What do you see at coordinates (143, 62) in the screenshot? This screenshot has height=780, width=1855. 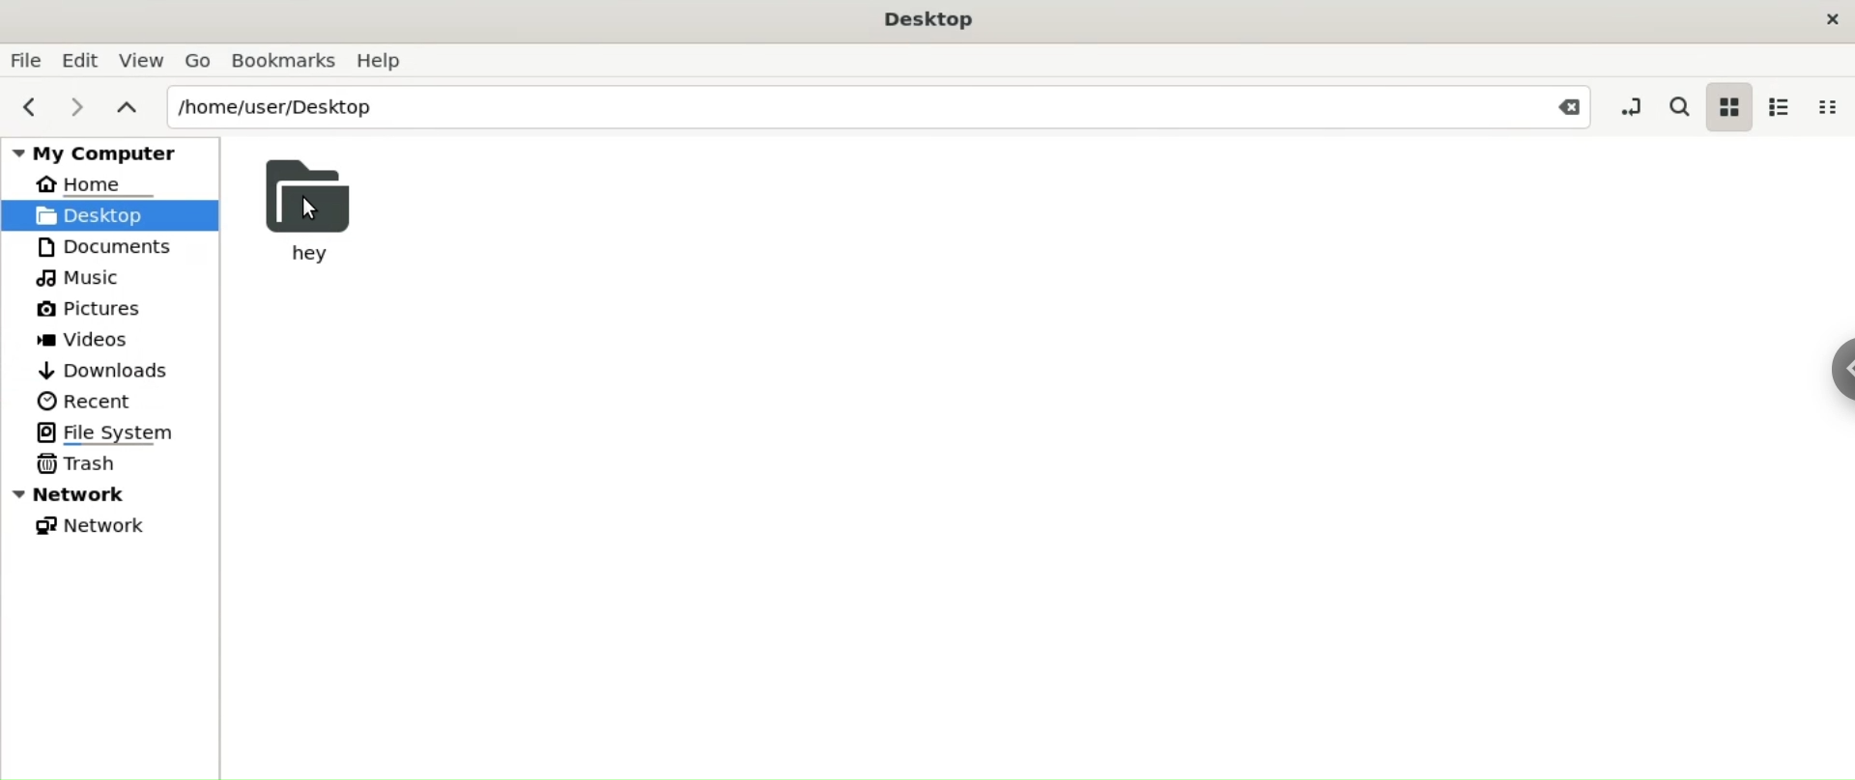 I see `View` at bounding box center [143, 62].